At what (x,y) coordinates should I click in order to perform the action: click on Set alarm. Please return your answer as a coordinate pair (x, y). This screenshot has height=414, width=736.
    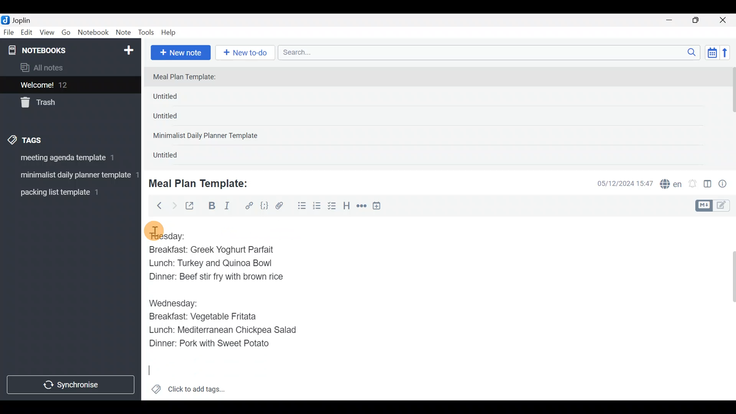
    Looking at the image, I should click on (693, 184).